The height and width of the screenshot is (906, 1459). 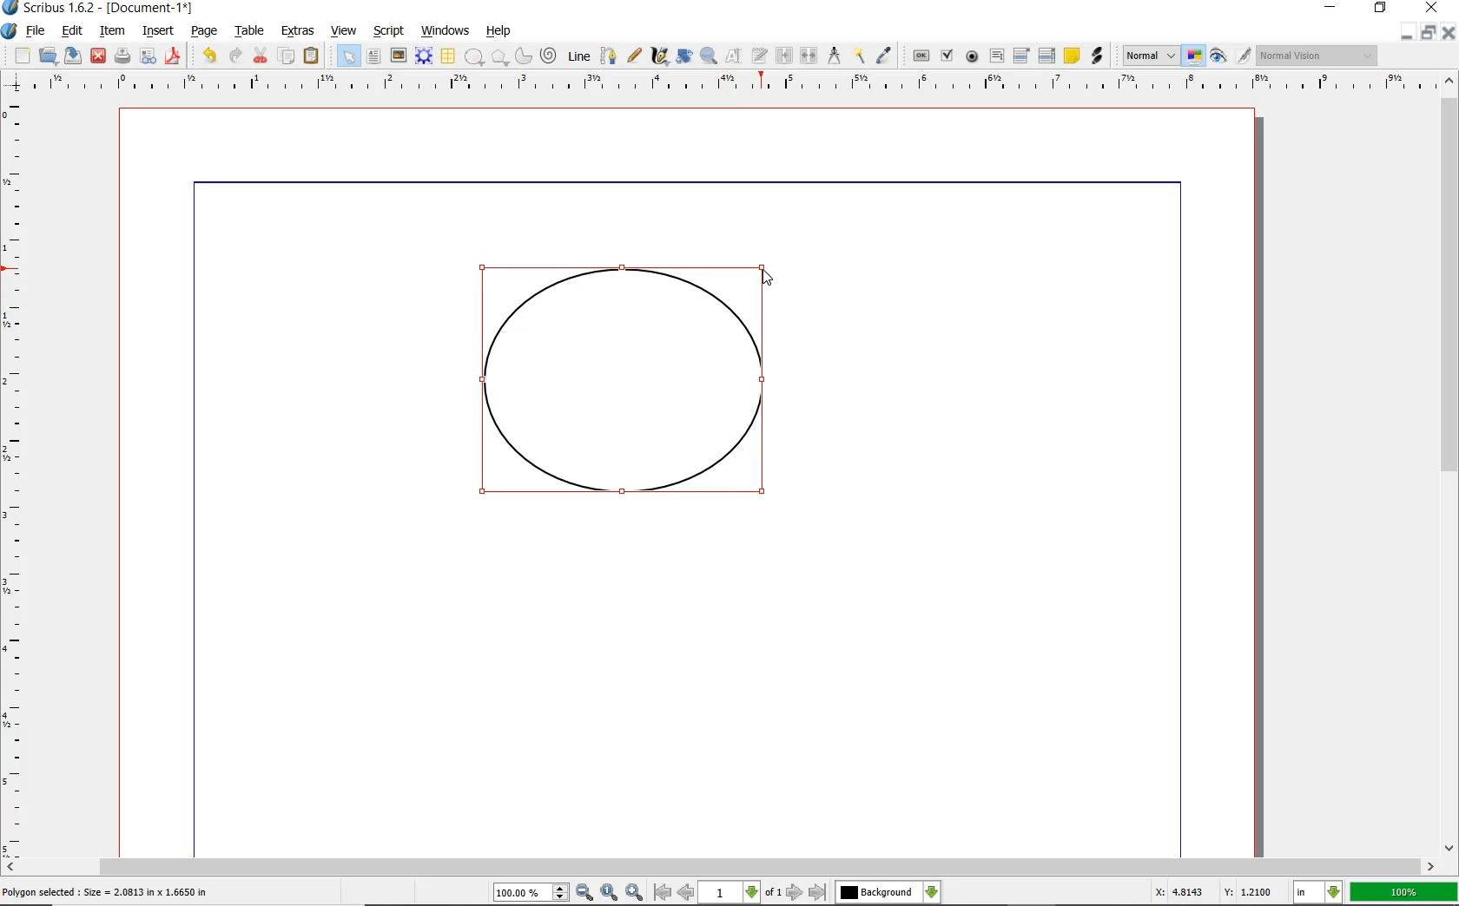 I want to click on 1 of 1, so click(x=742, y=892).